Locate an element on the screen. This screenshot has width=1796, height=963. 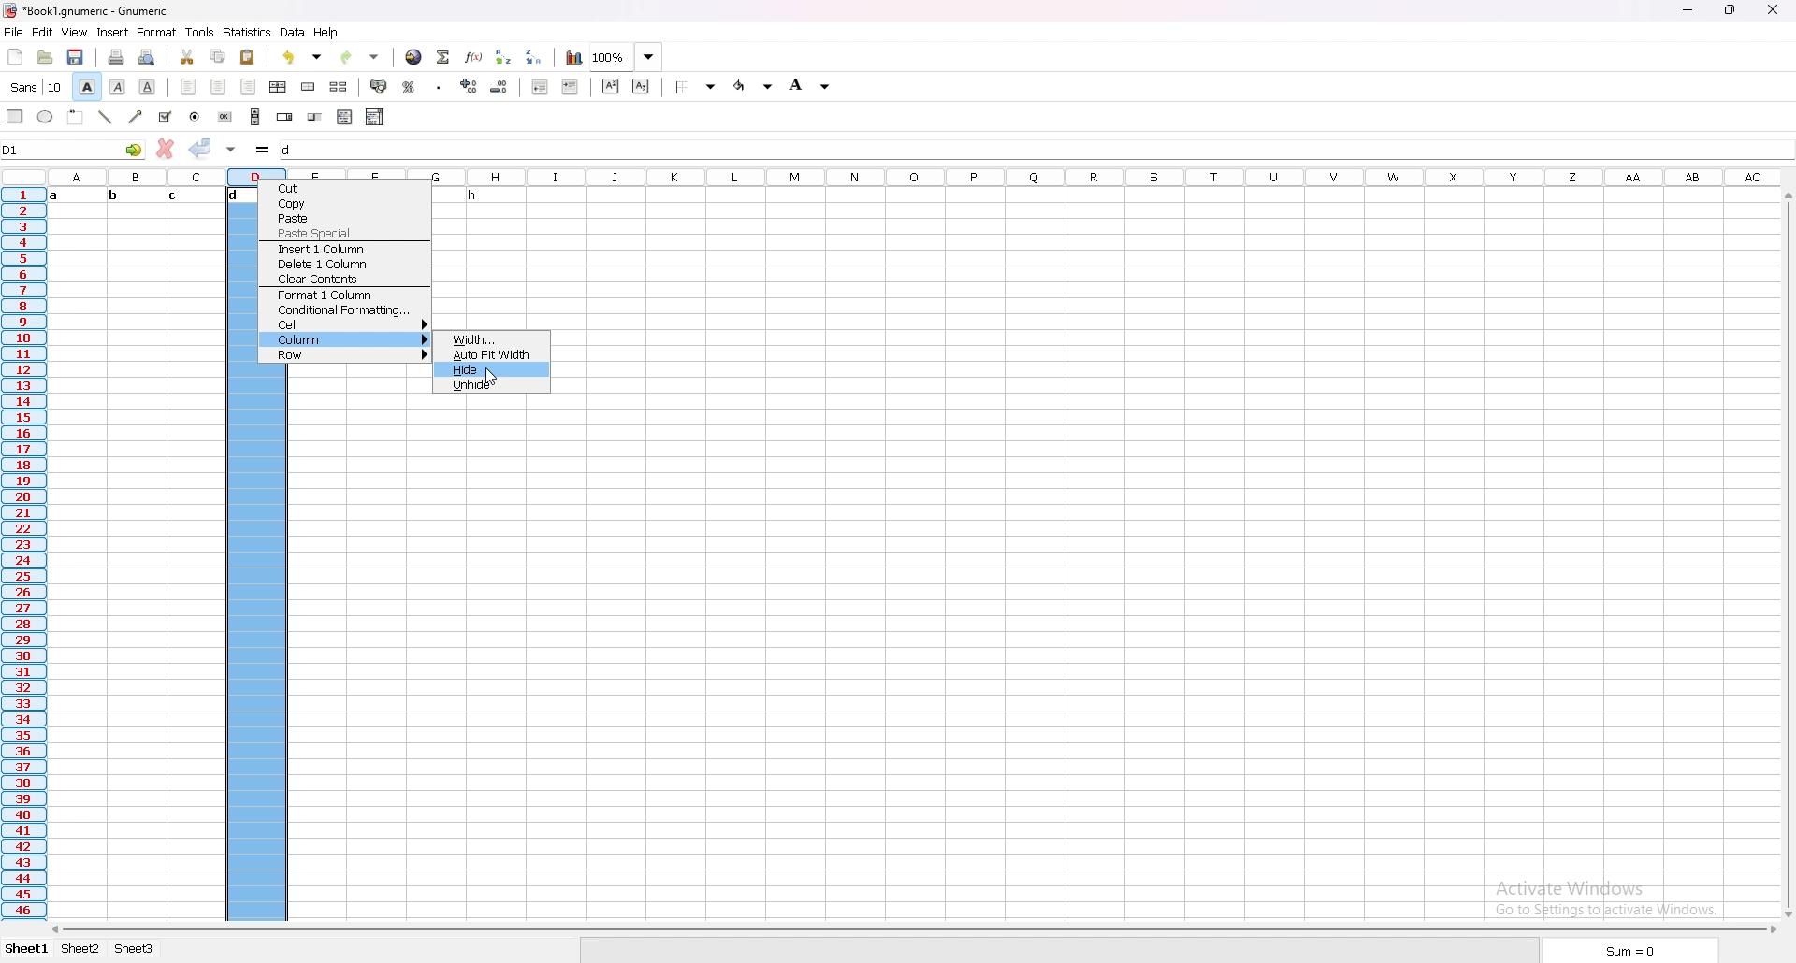
sort ascending is located at coordinates (503, 56).